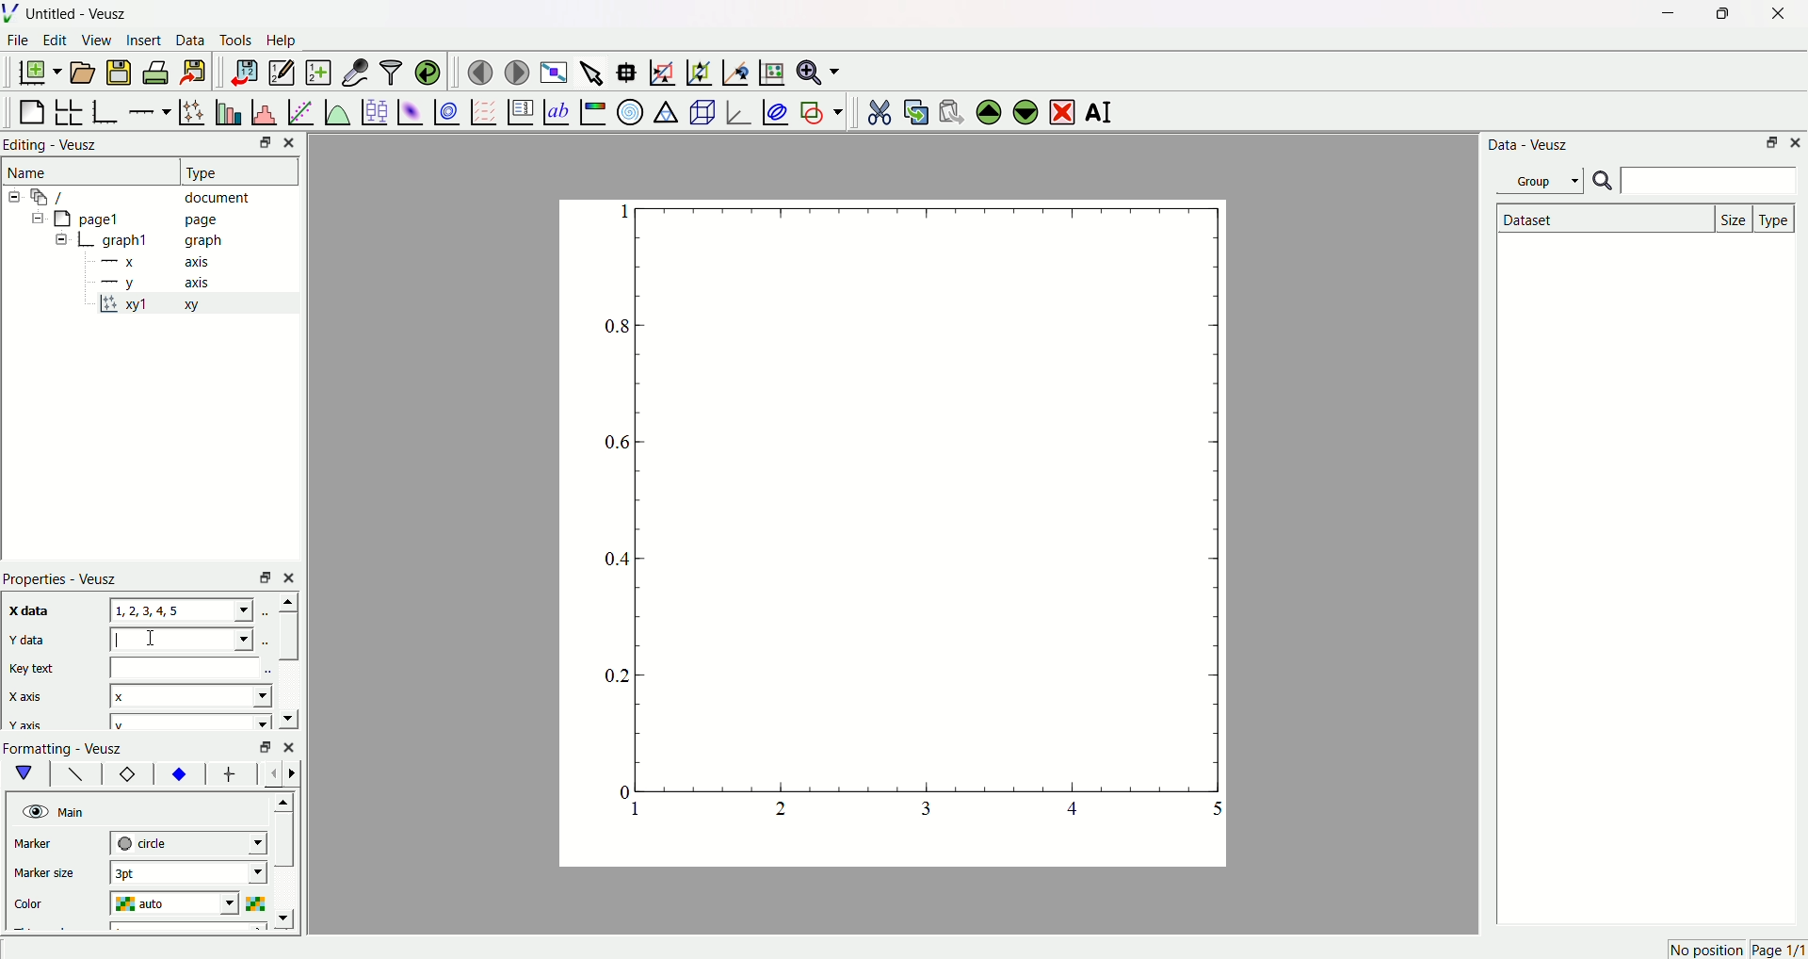 This screenshot has height=959, width=1808. What do you see at coordinates (161, 282) in the screenshot?
I see `y axis` at bounding box center [161, 282].